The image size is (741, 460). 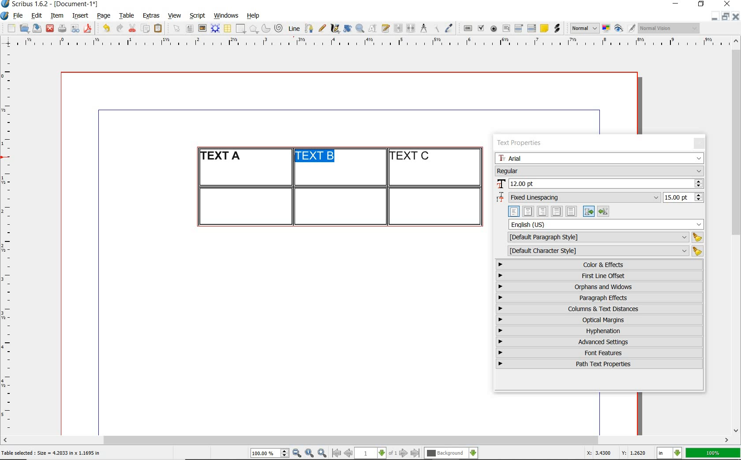 What do you see at coordinates (51, 453) in the screenshot?
I see `Table selected : Size = 4.2033 in x 1.1695 in` at bounding box center [51, 453].